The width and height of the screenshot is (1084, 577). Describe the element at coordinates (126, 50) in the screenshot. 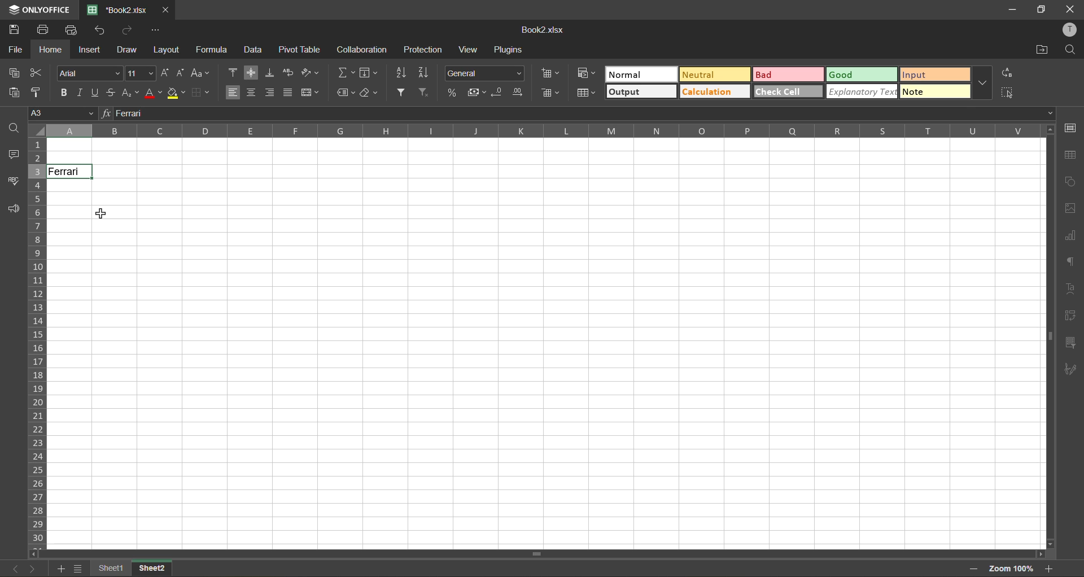

I see `draw` at that location.